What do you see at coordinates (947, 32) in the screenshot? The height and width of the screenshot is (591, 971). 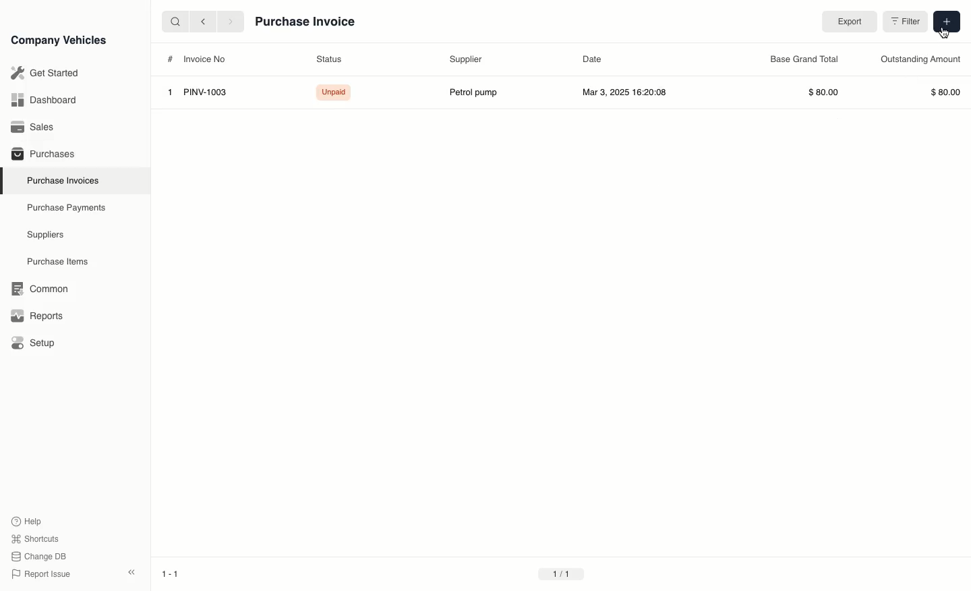 I see `cursor` at bounding box center [947, 32].